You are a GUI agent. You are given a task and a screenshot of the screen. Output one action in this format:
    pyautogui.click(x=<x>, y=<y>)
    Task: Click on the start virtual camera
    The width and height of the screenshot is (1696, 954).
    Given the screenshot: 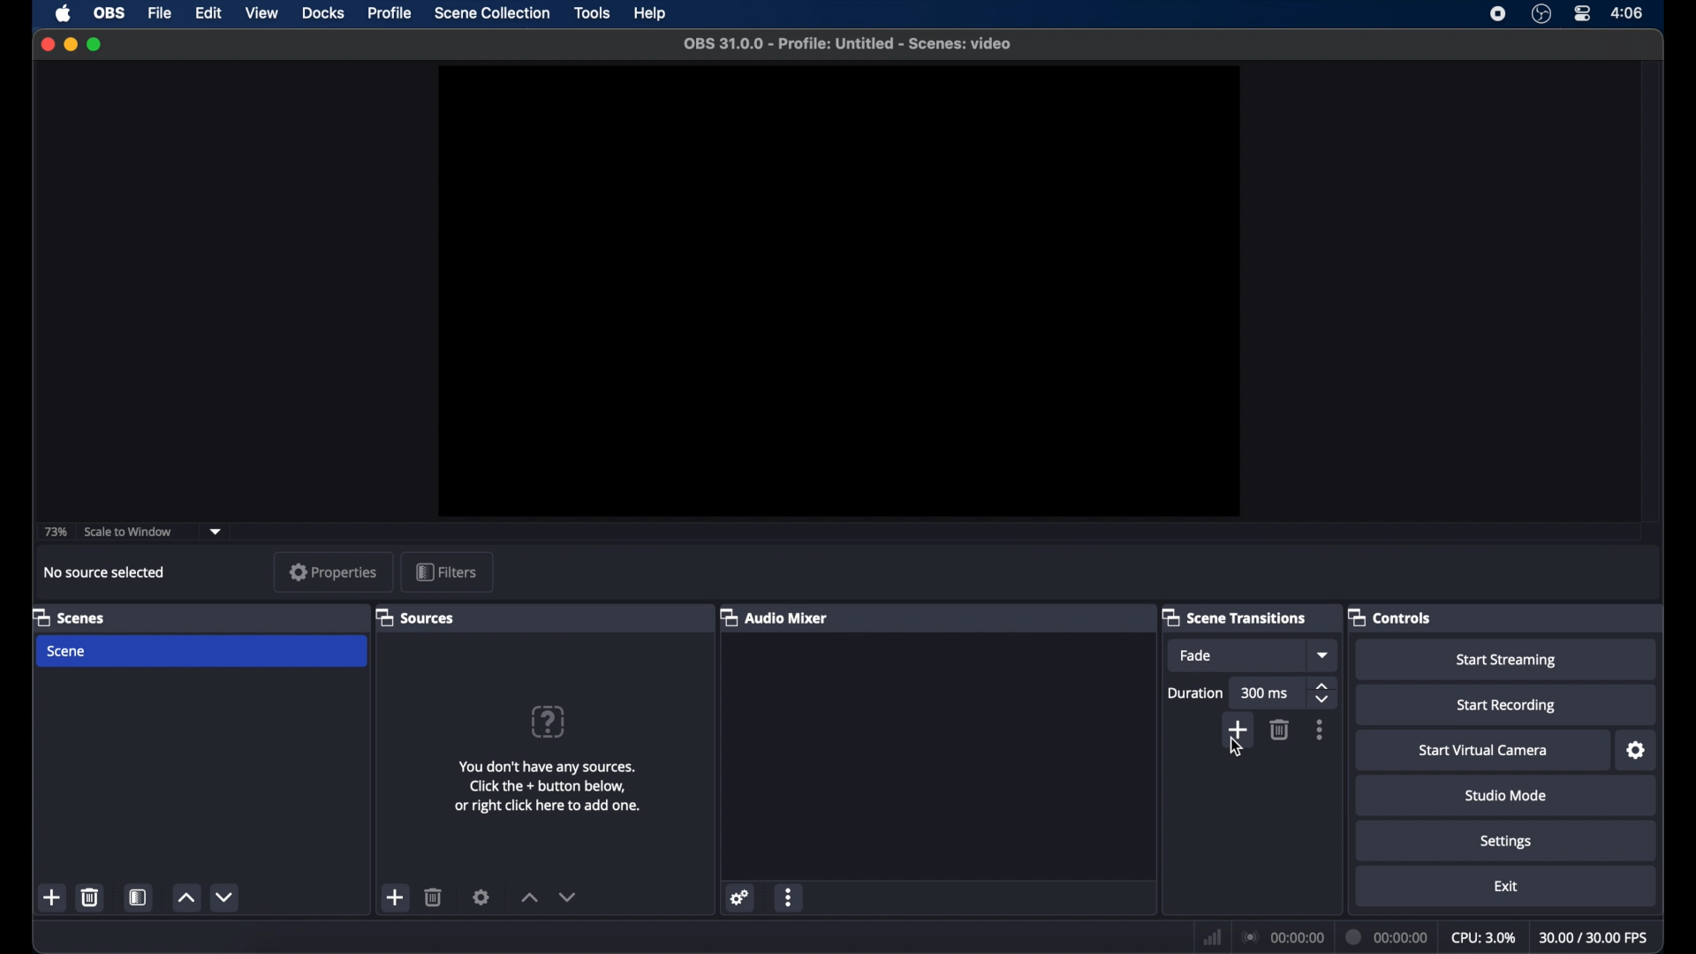 What is the action you would take?
    pyautogui.click(x=1483, y=751)
    